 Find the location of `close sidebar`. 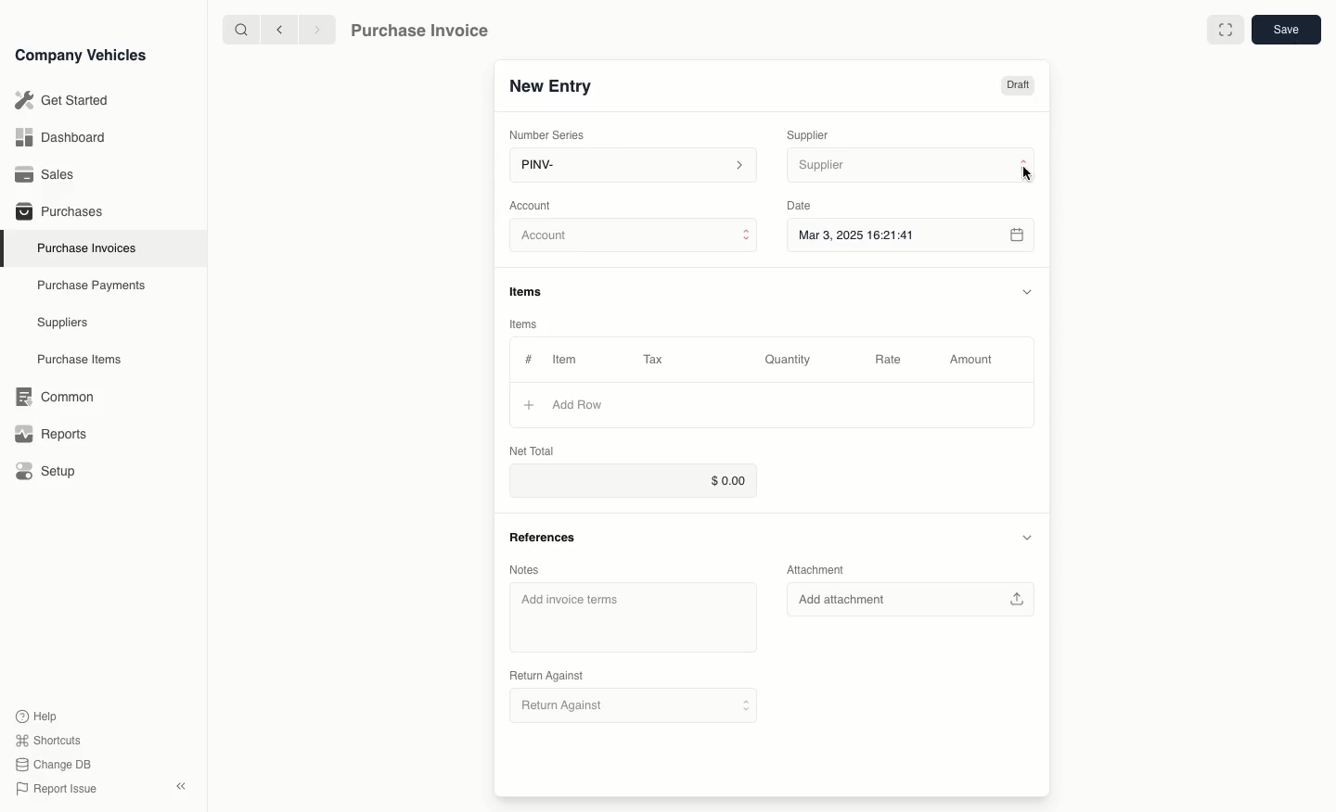

close sidebar is located at coordinates (183, 784).